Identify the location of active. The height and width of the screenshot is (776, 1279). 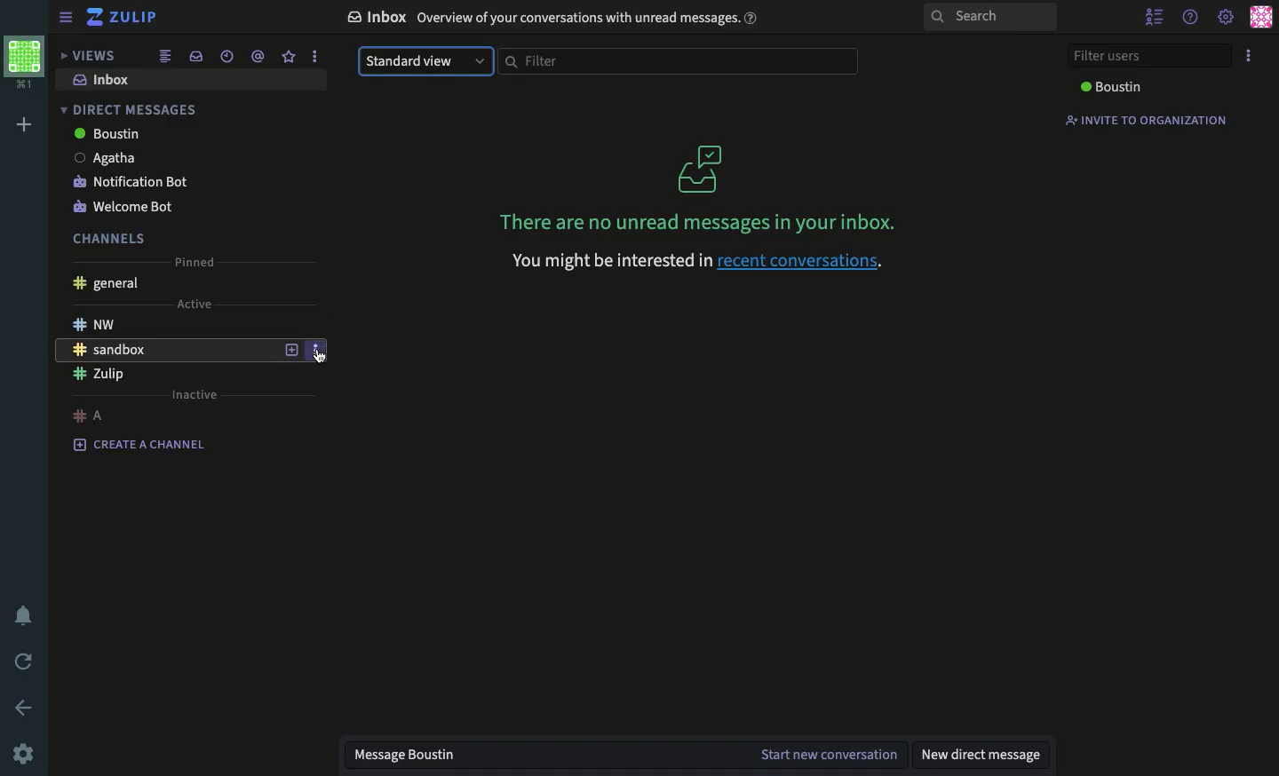
(195, 304).